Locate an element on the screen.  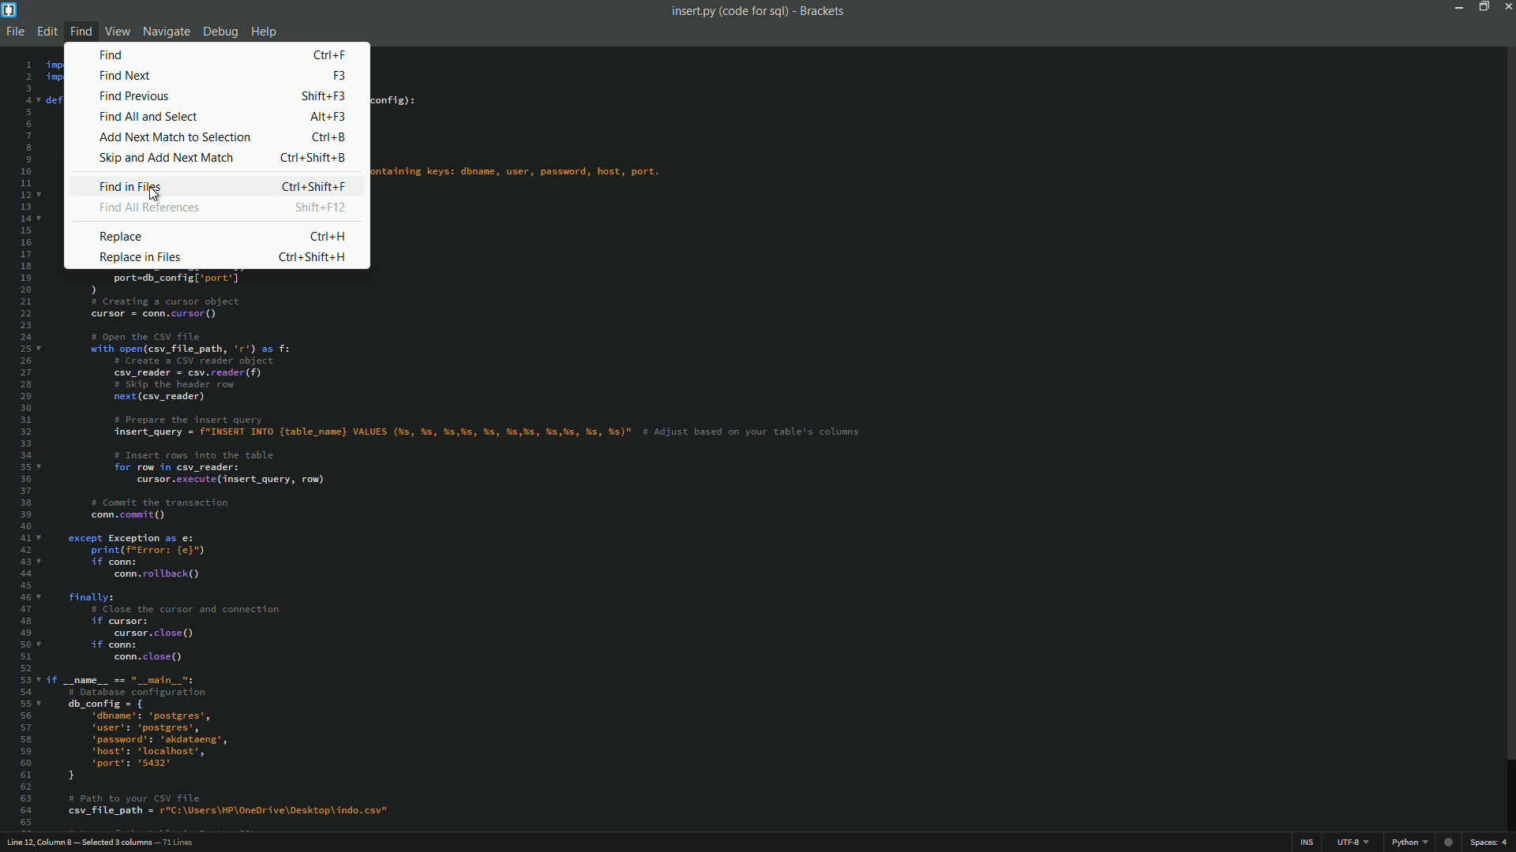
keyboard shortcut is located at coordinates (339, 77).